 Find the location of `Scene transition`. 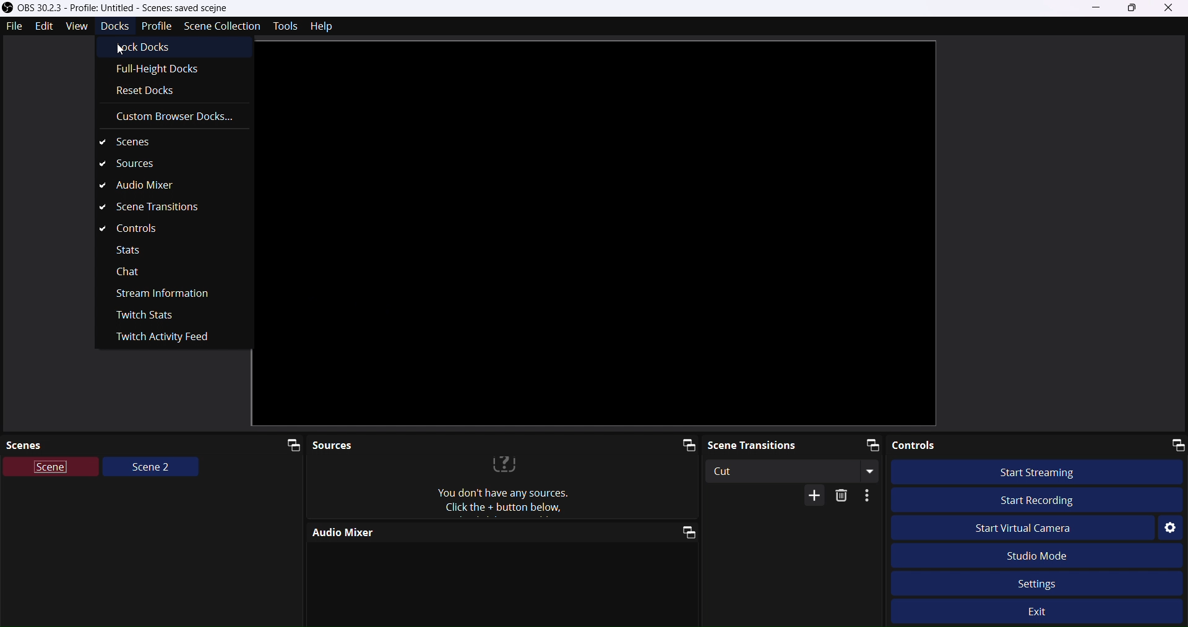

Scene transition is located at coordinates (771, 443).